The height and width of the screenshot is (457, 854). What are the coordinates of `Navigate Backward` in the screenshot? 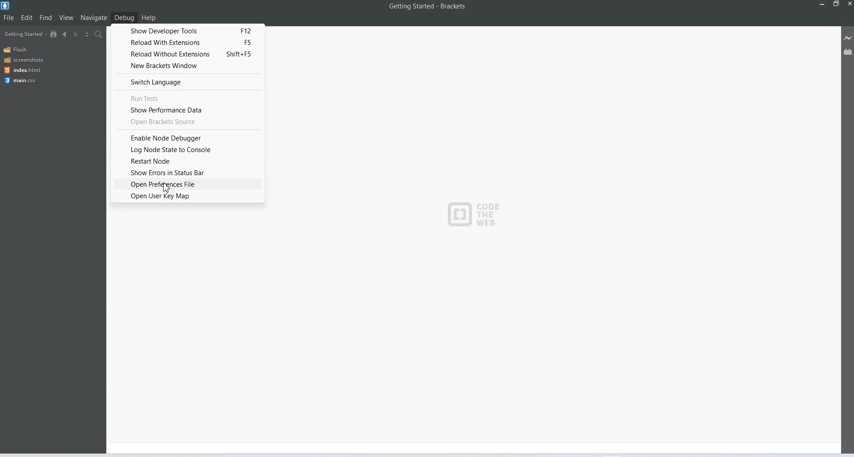 It's located at (66, 34).